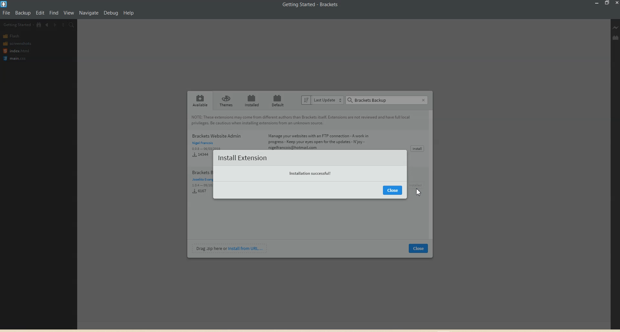 The width and height of the screenshot is (620, 332). Describe the element at coordinates (13, 36) in the screenshot. I see `Flash` at that location.